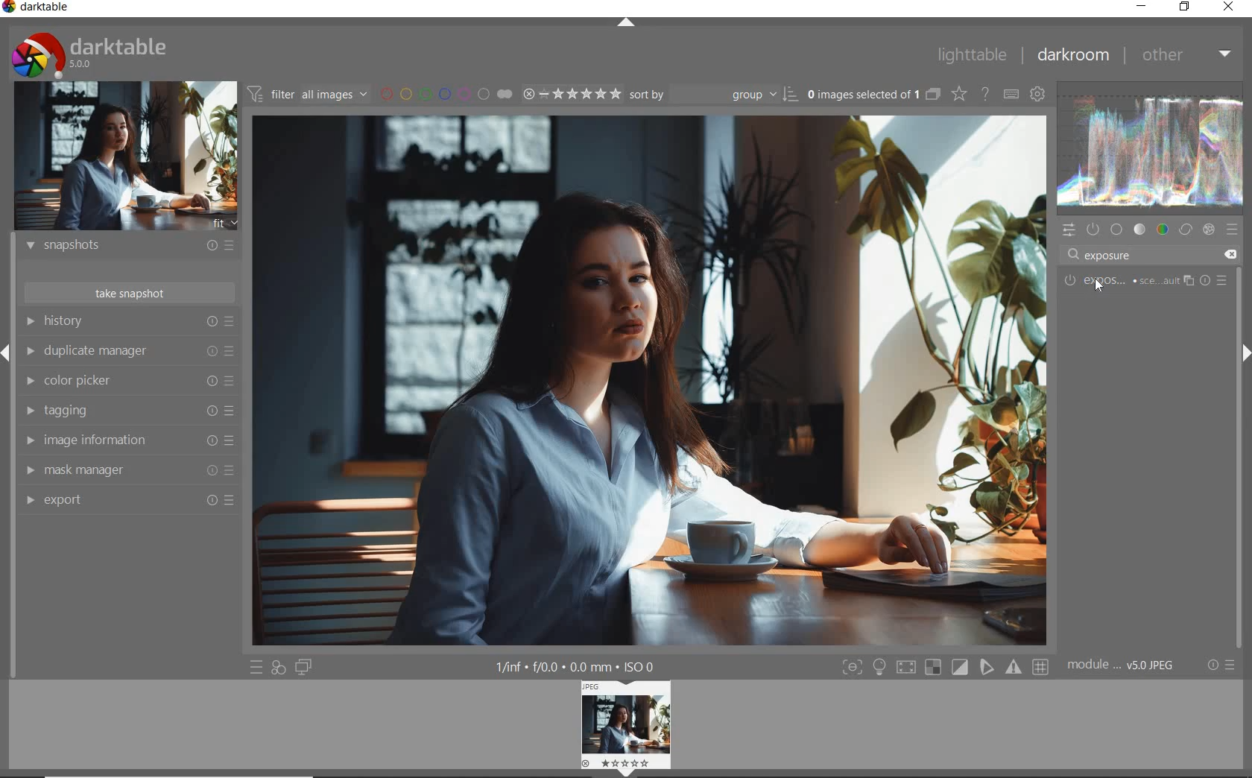 The width and height of the screenshot is (1252, 778). I want to click on cursor, so click(1101, 290).